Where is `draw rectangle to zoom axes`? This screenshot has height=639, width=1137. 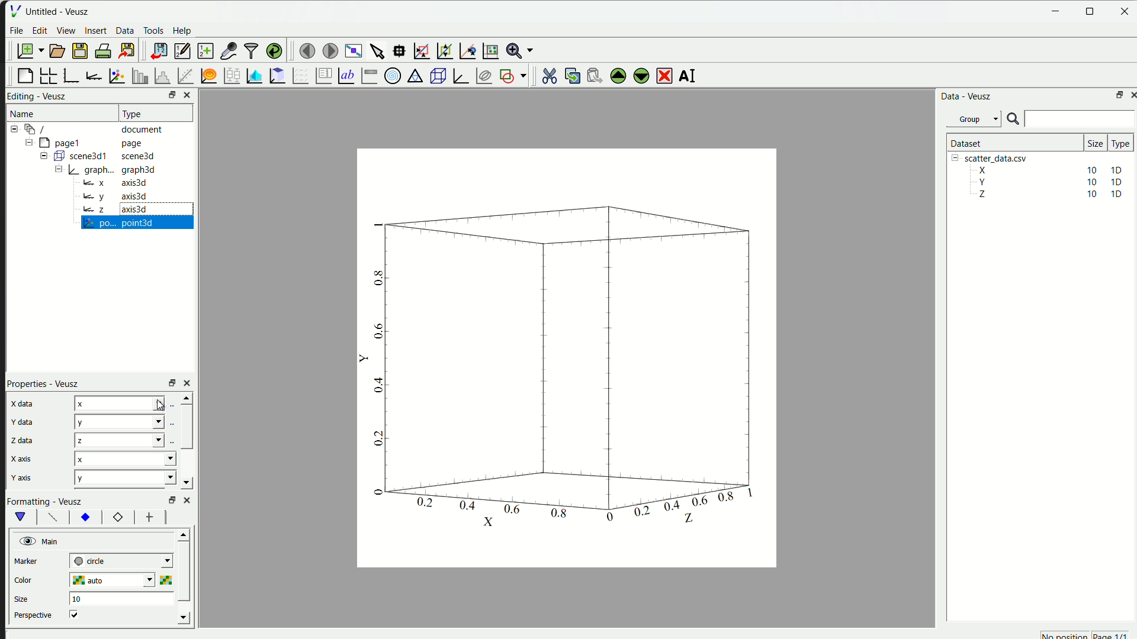
draw rectangle to zoom axes is located at coordinates (422, 49).